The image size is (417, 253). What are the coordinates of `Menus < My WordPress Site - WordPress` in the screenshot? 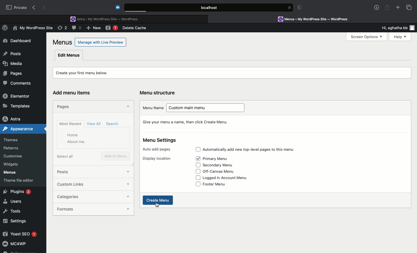 It's located at (317, 19).